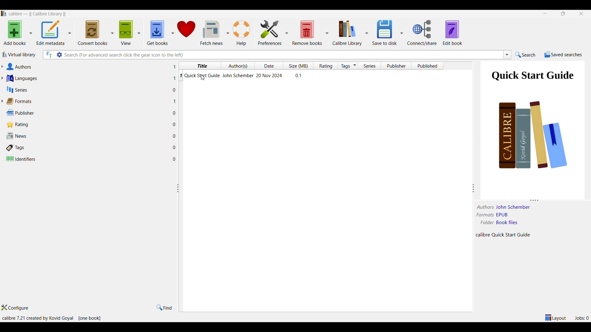 This screenshot has width=591, height=332. I want to click on convert books, so click(91, 33).